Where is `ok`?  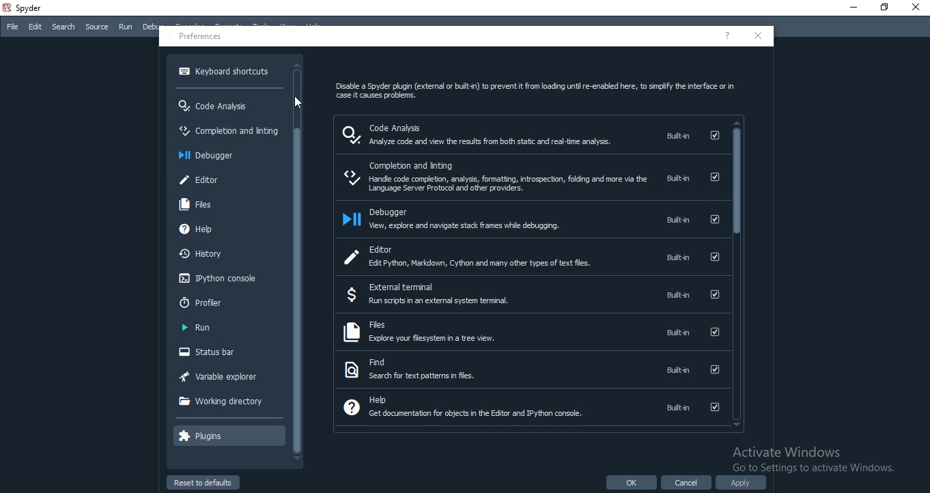 ok is located at coordinates (632, 483).